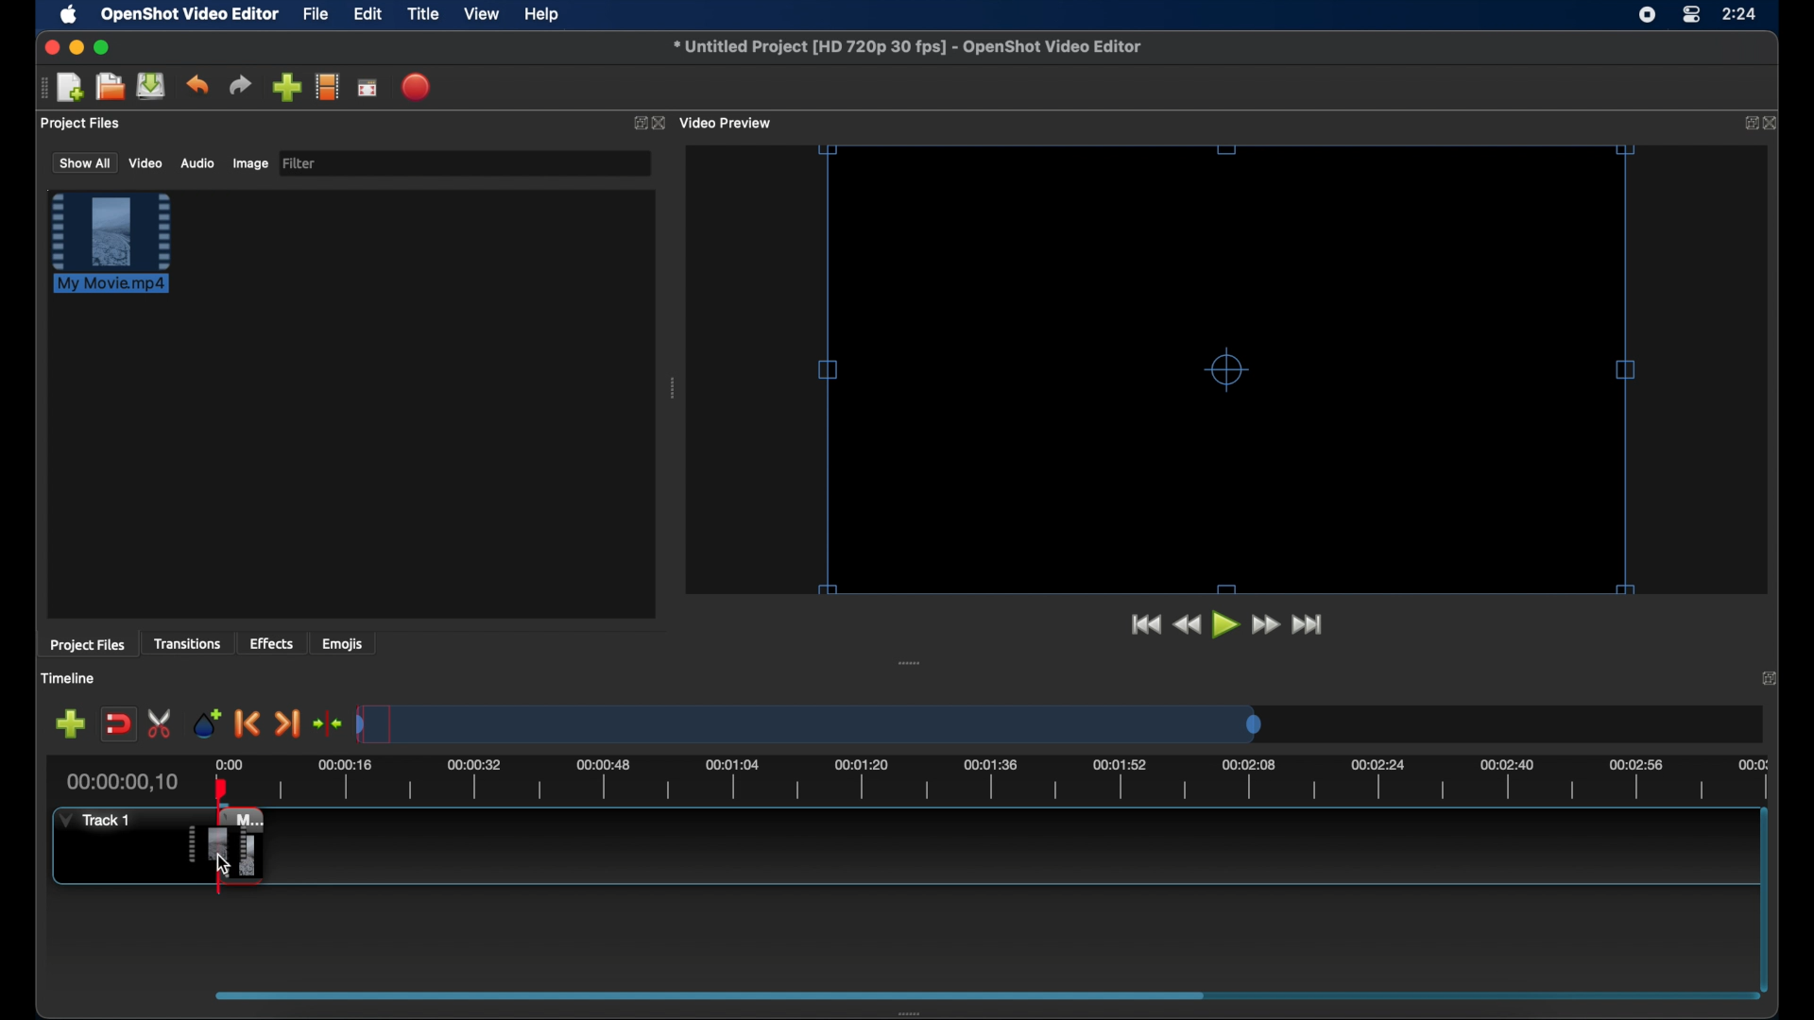  I want to click on jump to end, so click(1309, 623).